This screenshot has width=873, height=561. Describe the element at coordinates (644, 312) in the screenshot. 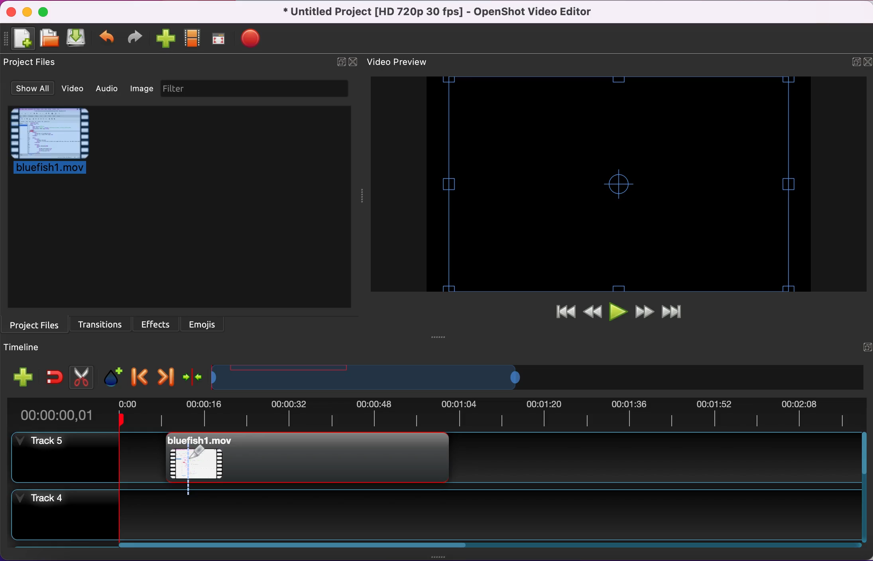

I see `fast forward` at that location.